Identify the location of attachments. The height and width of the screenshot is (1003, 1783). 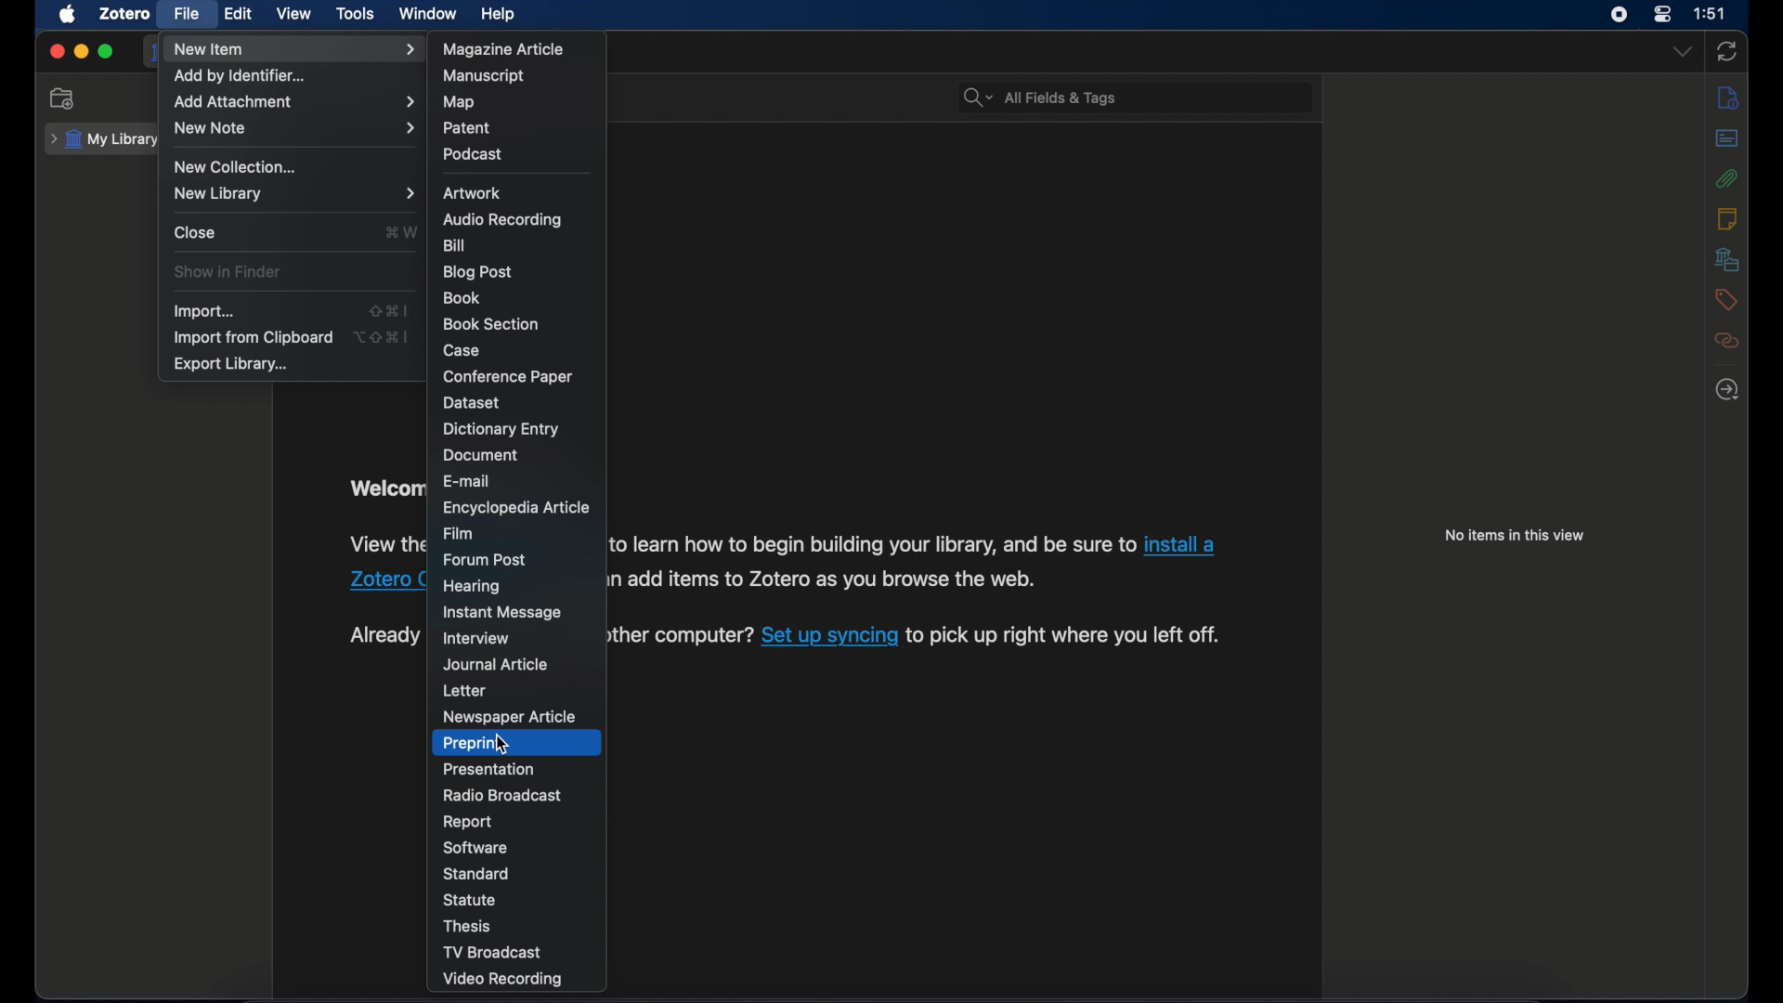
(1728, 178).